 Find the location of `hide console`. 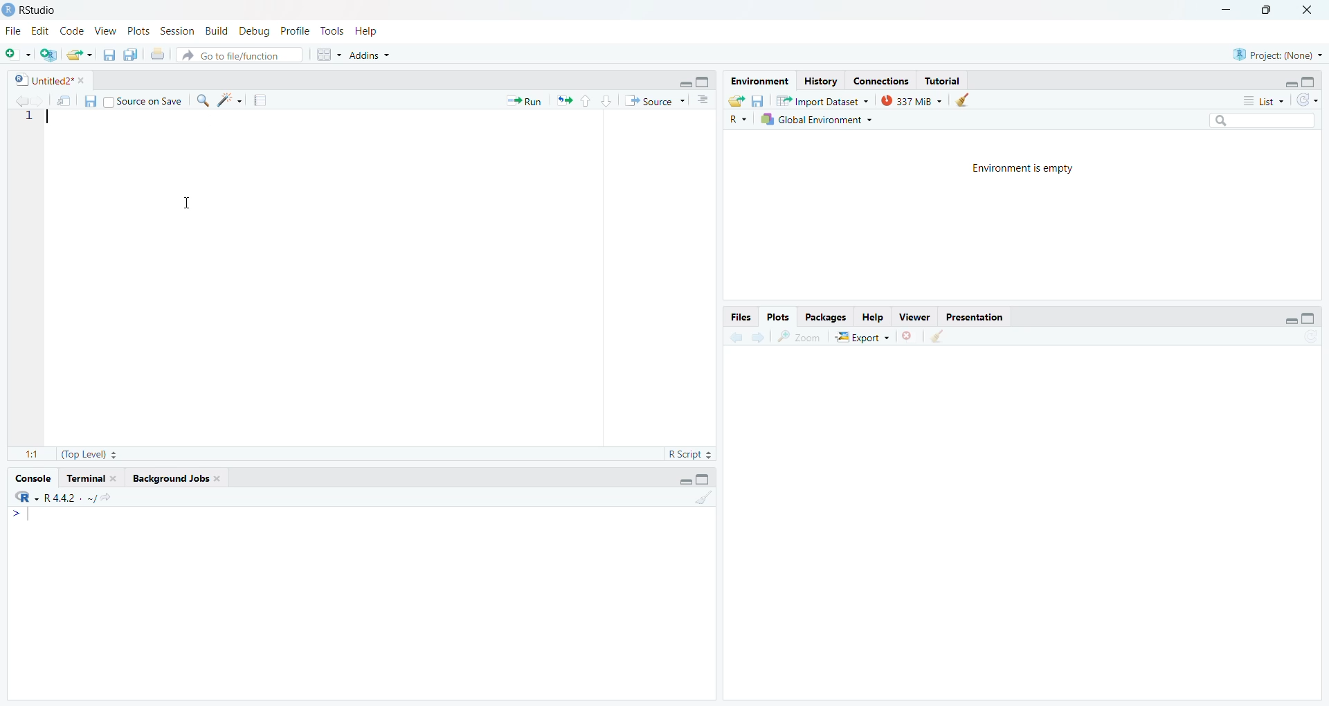

hide console is located at coordinates (1310, 318).